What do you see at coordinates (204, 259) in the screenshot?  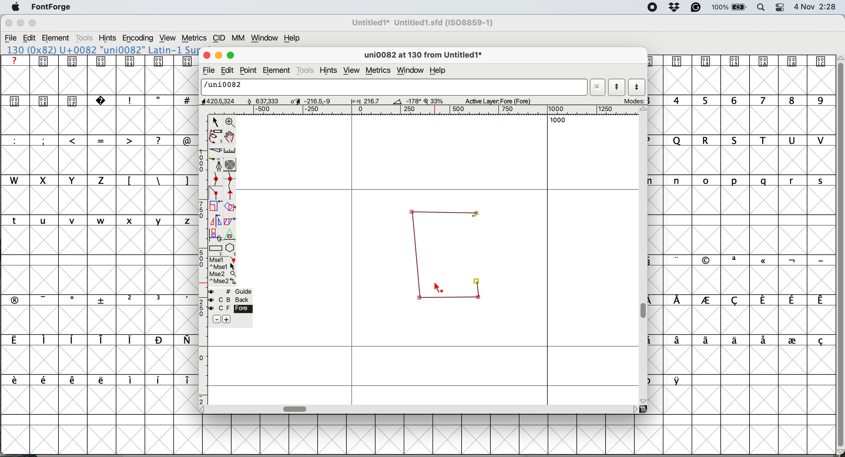 I see `vertical scale` at bounding box center [204, 259].